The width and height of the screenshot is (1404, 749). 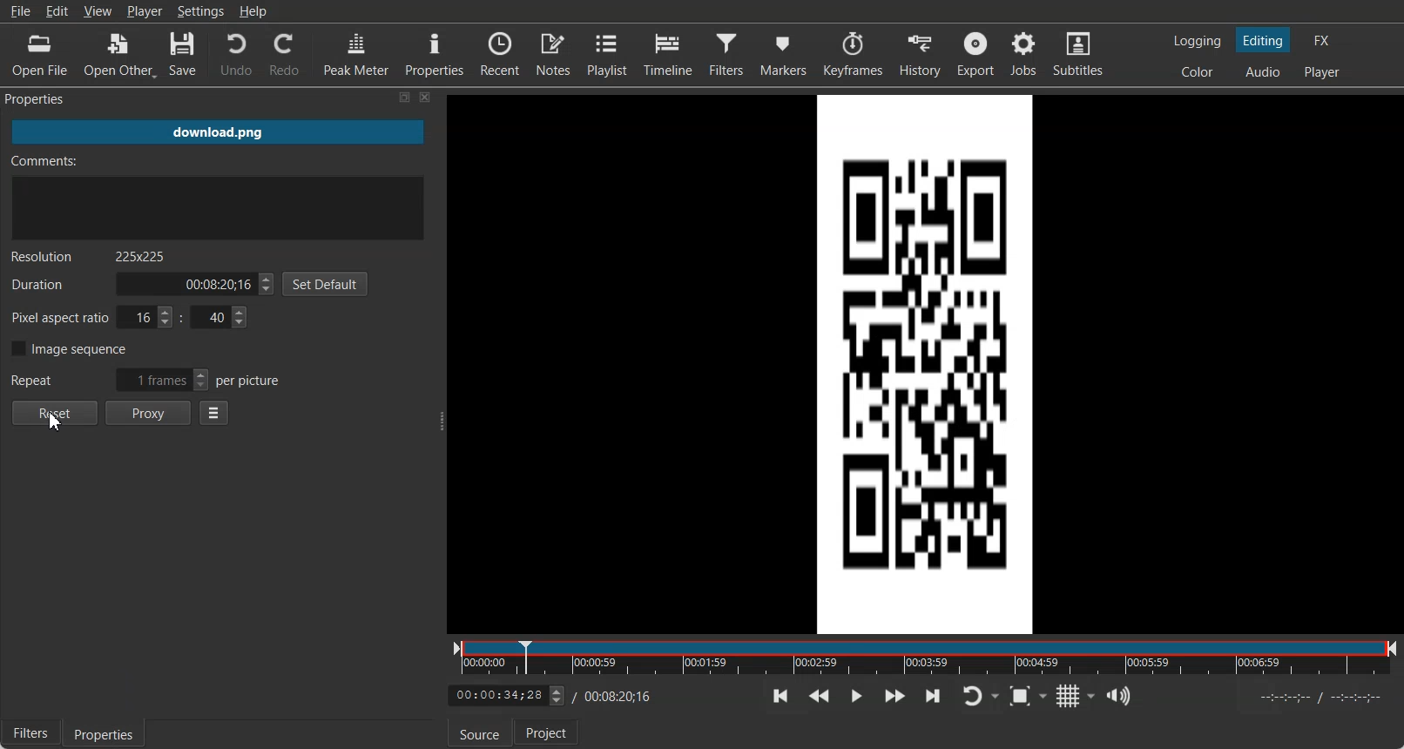 What do you see at coordinates (851, 54) in the screenshot?
I see `Keyframe` at bounding box center [851, 54].